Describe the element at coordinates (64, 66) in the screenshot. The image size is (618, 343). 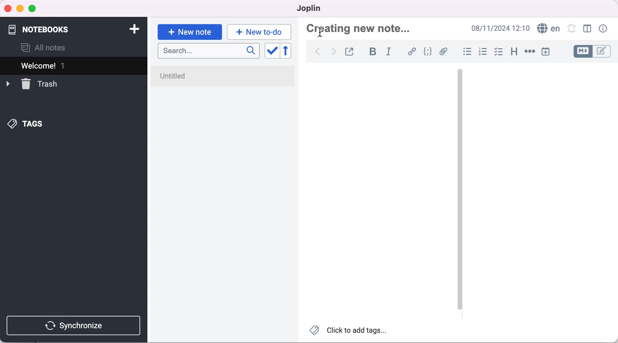
I see `welcome 1` at that location.